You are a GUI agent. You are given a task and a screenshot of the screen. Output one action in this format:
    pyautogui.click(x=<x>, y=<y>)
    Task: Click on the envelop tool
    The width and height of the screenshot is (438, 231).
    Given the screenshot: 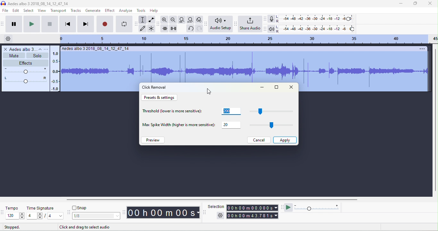 What is the action you would take?
    pyautogui.click(x=151, y=20)
    